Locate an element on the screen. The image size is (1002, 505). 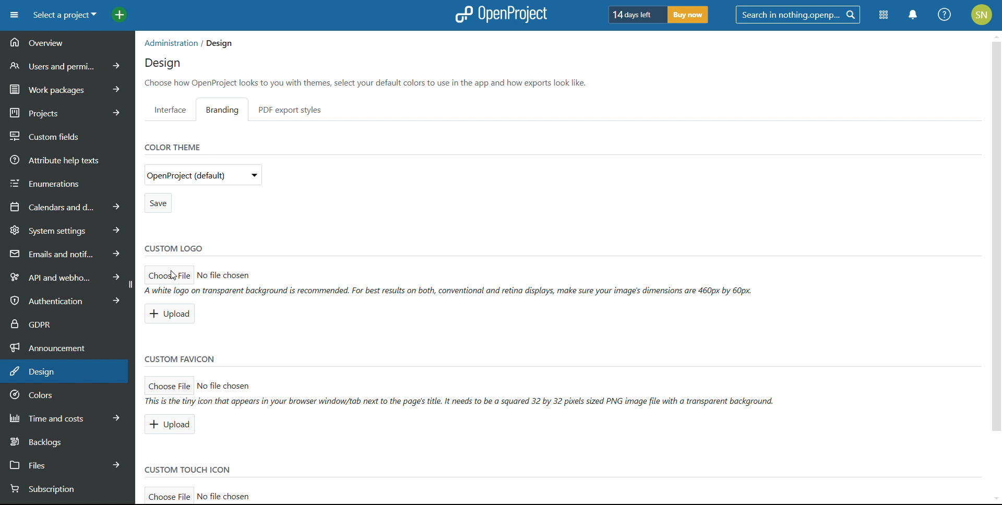
help is located at coordinates (945, 15).